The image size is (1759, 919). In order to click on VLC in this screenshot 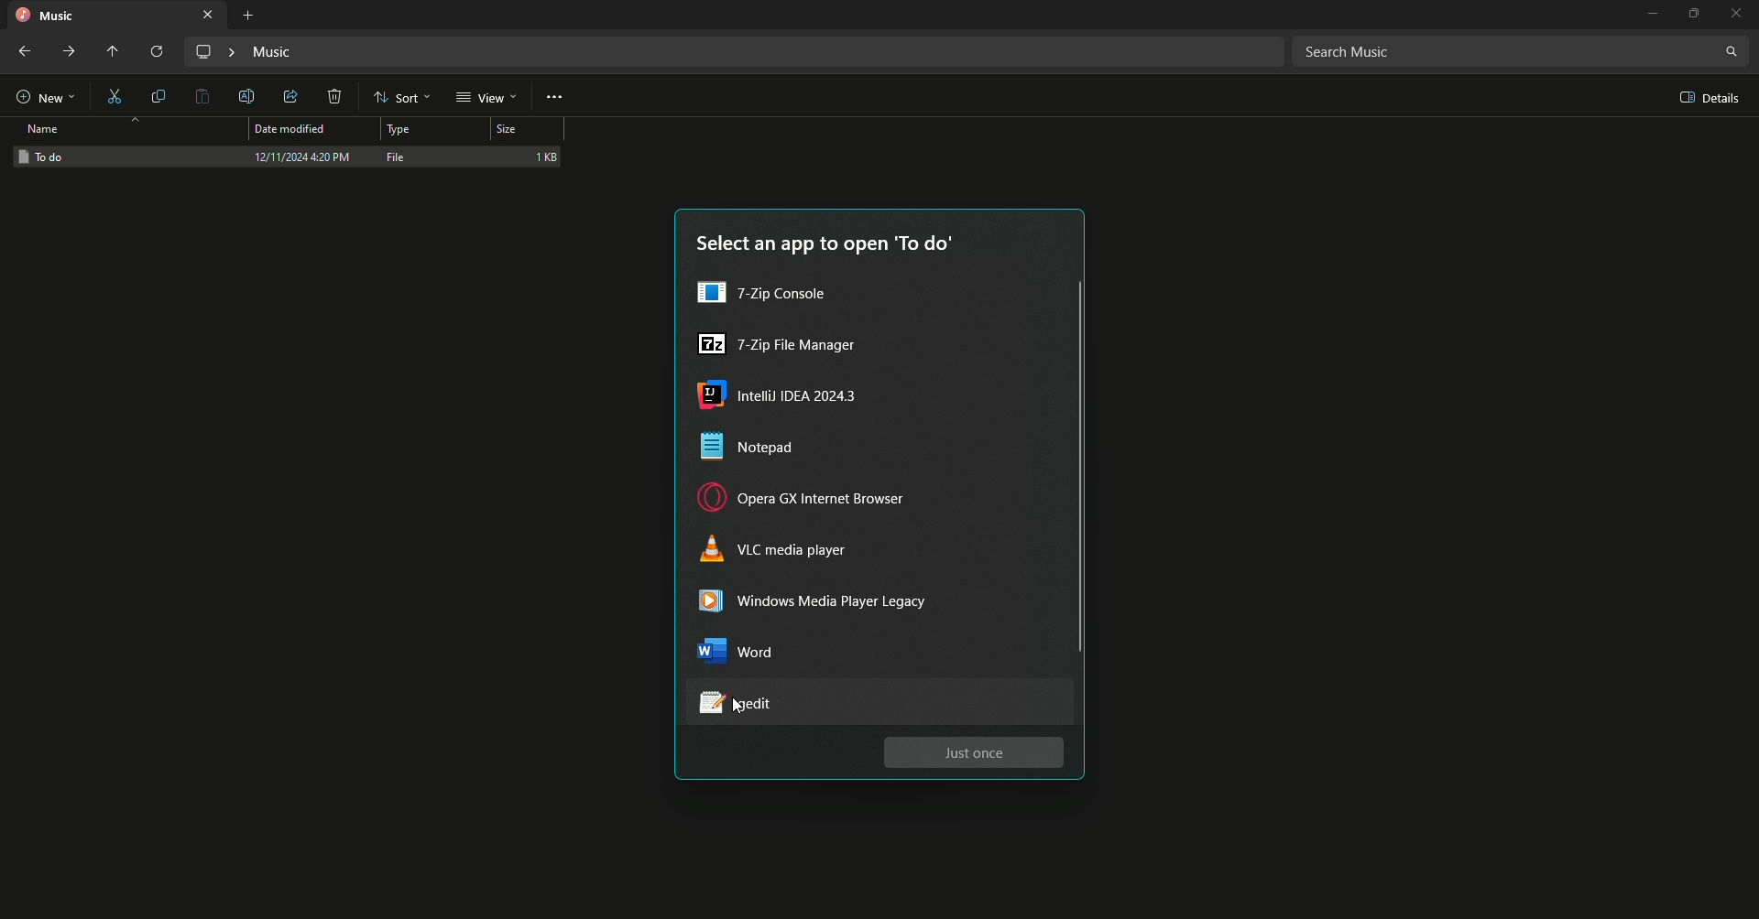, I will do `click(781, 554)`.